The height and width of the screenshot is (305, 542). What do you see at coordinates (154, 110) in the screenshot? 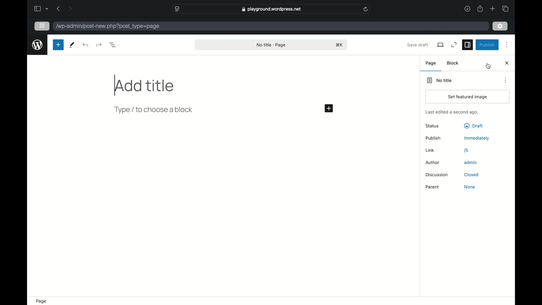
I see `type/ to choose a block` at bounding box center [154, 110].